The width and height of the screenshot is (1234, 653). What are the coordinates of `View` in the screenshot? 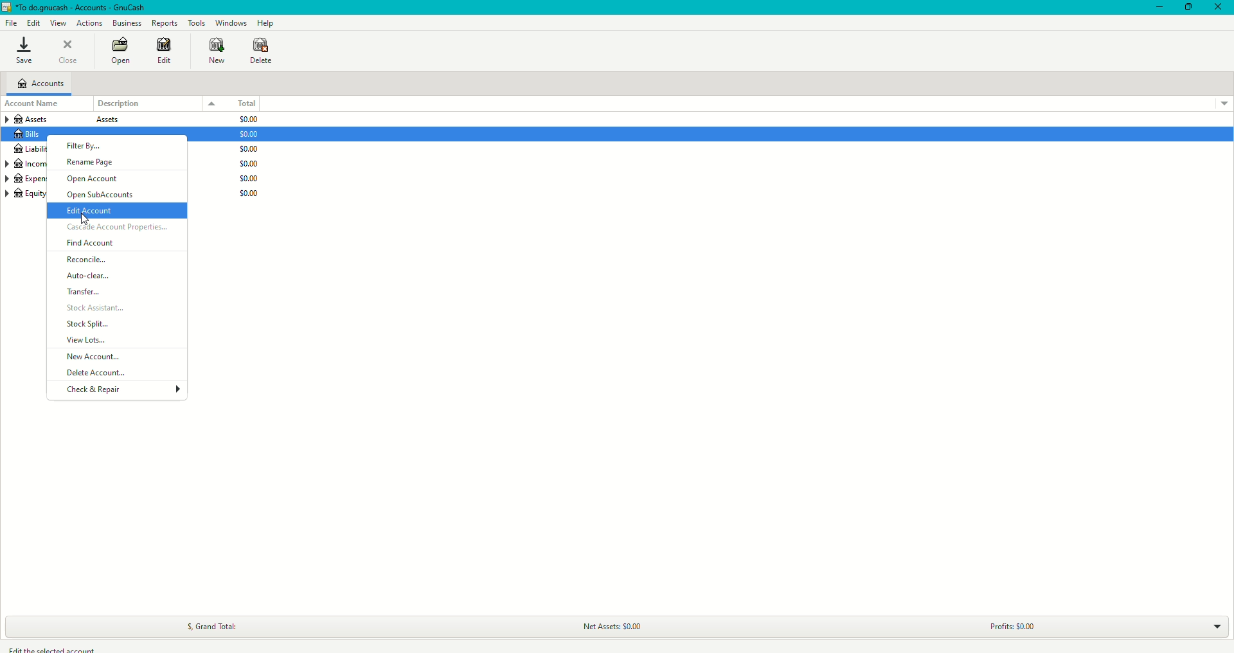 It's located at (60, 24).